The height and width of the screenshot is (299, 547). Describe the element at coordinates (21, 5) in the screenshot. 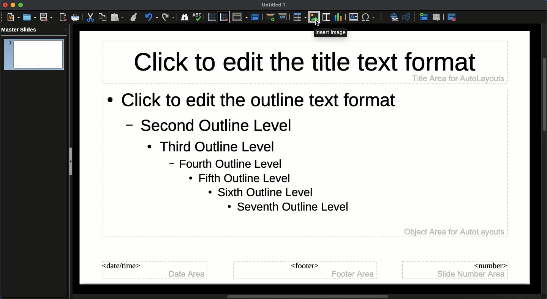

I see `Maximize` at that location.